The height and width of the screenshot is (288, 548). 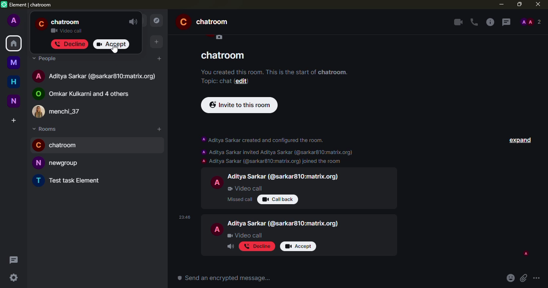 What do you see at coordinates (229, 247) in the screenshot?
I see `sound` at bounding box center [229, 247].